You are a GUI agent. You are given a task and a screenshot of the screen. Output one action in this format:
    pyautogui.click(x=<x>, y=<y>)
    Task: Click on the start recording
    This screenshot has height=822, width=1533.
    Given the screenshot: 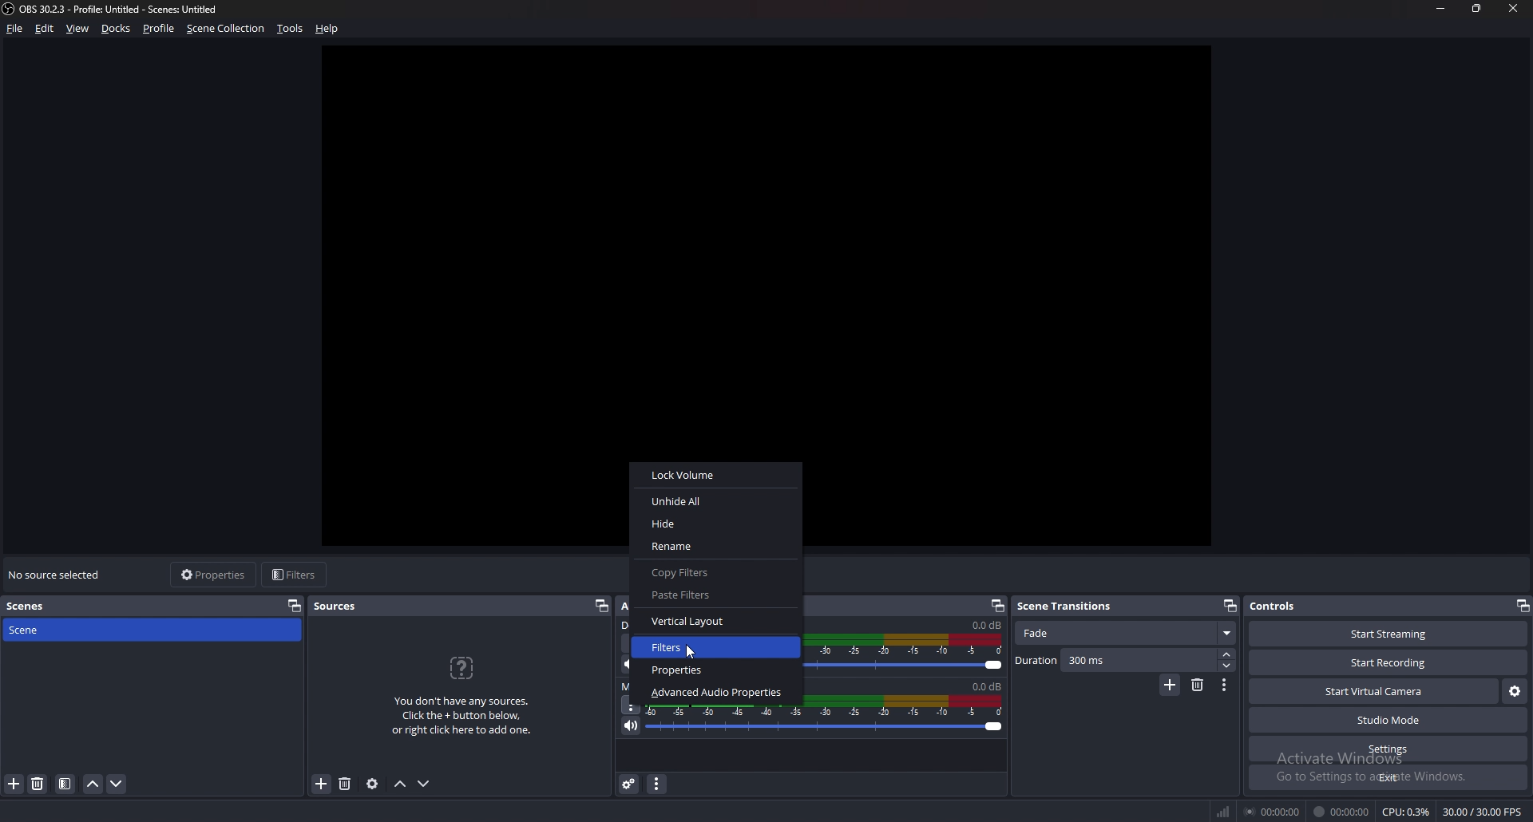 What is the action you would take?
    pyautogui.click(x=1388, y=662)
    